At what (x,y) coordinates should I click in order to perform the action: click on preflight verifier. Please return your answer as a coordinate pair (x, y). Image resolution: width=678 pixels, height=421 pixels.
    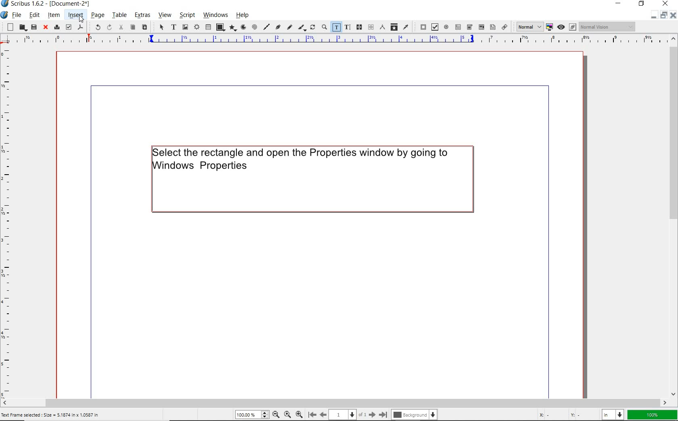
    Looking at the image, I should click on (69, 27).